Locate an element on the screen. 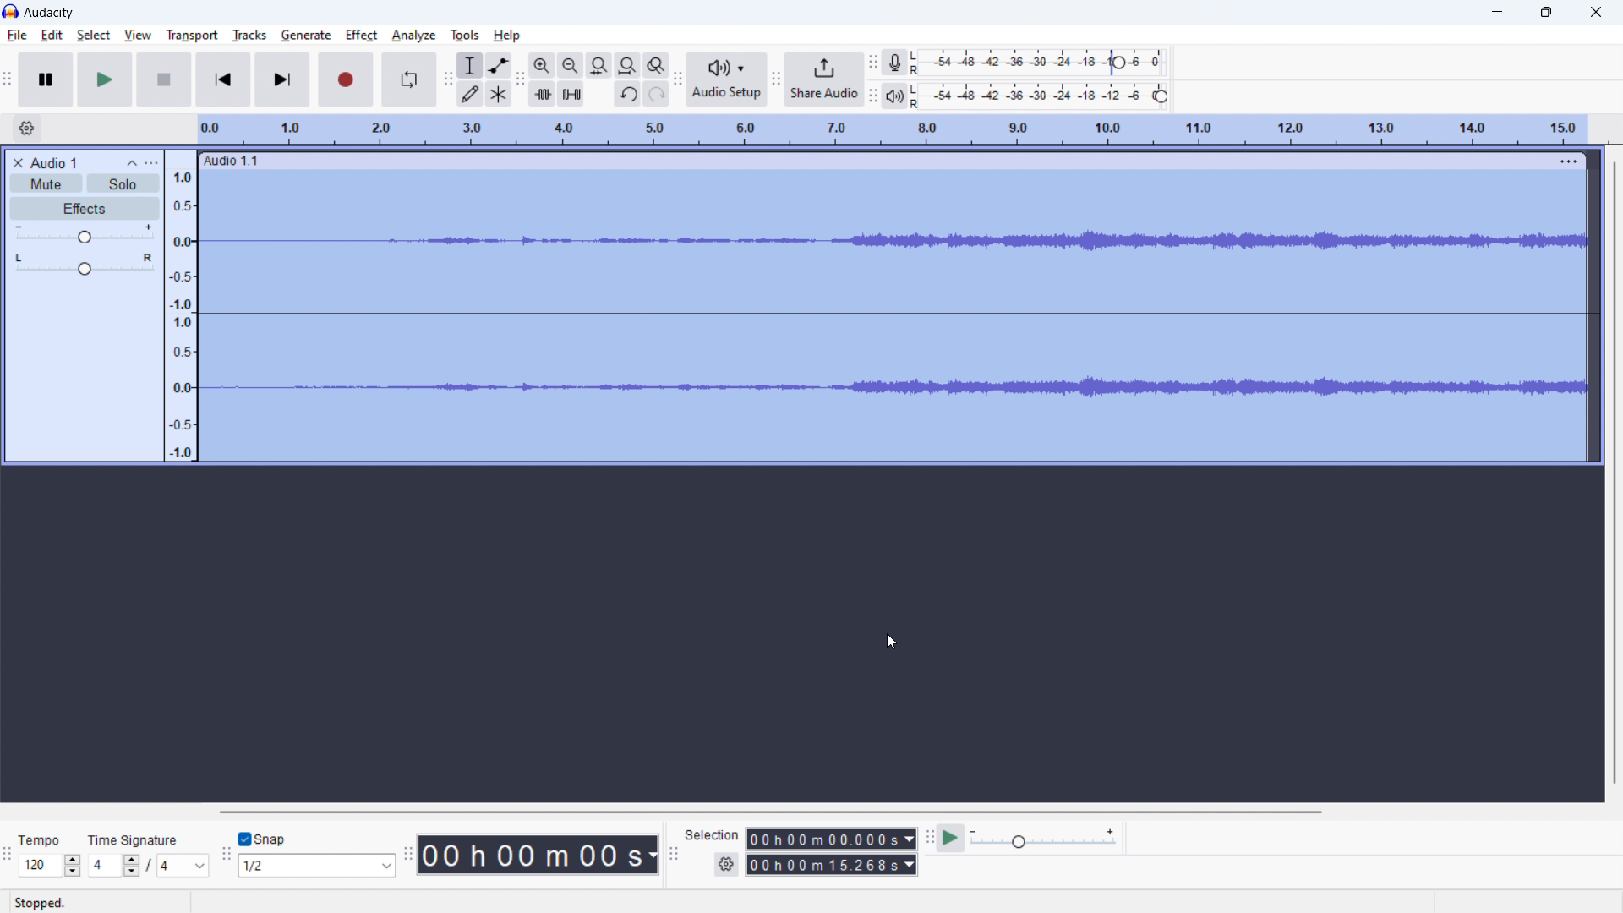  enable looping is located at coordinates (408, 79).